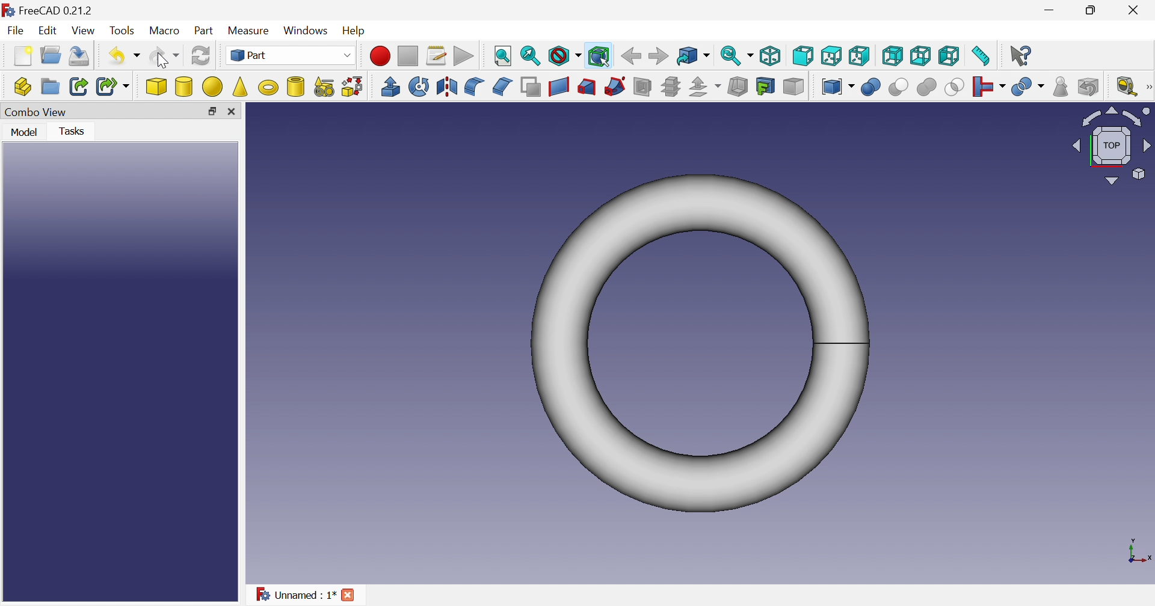 The image size is (1155, 606). What do you see at coordinates (564, 57) in the screenshot?
I see `Draw style` at bounding box center [564, 57].